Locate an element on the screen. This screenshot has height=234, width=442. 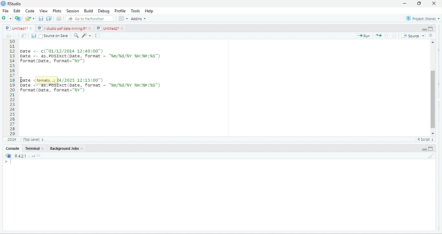
Console is located at coordinates (12, 149).